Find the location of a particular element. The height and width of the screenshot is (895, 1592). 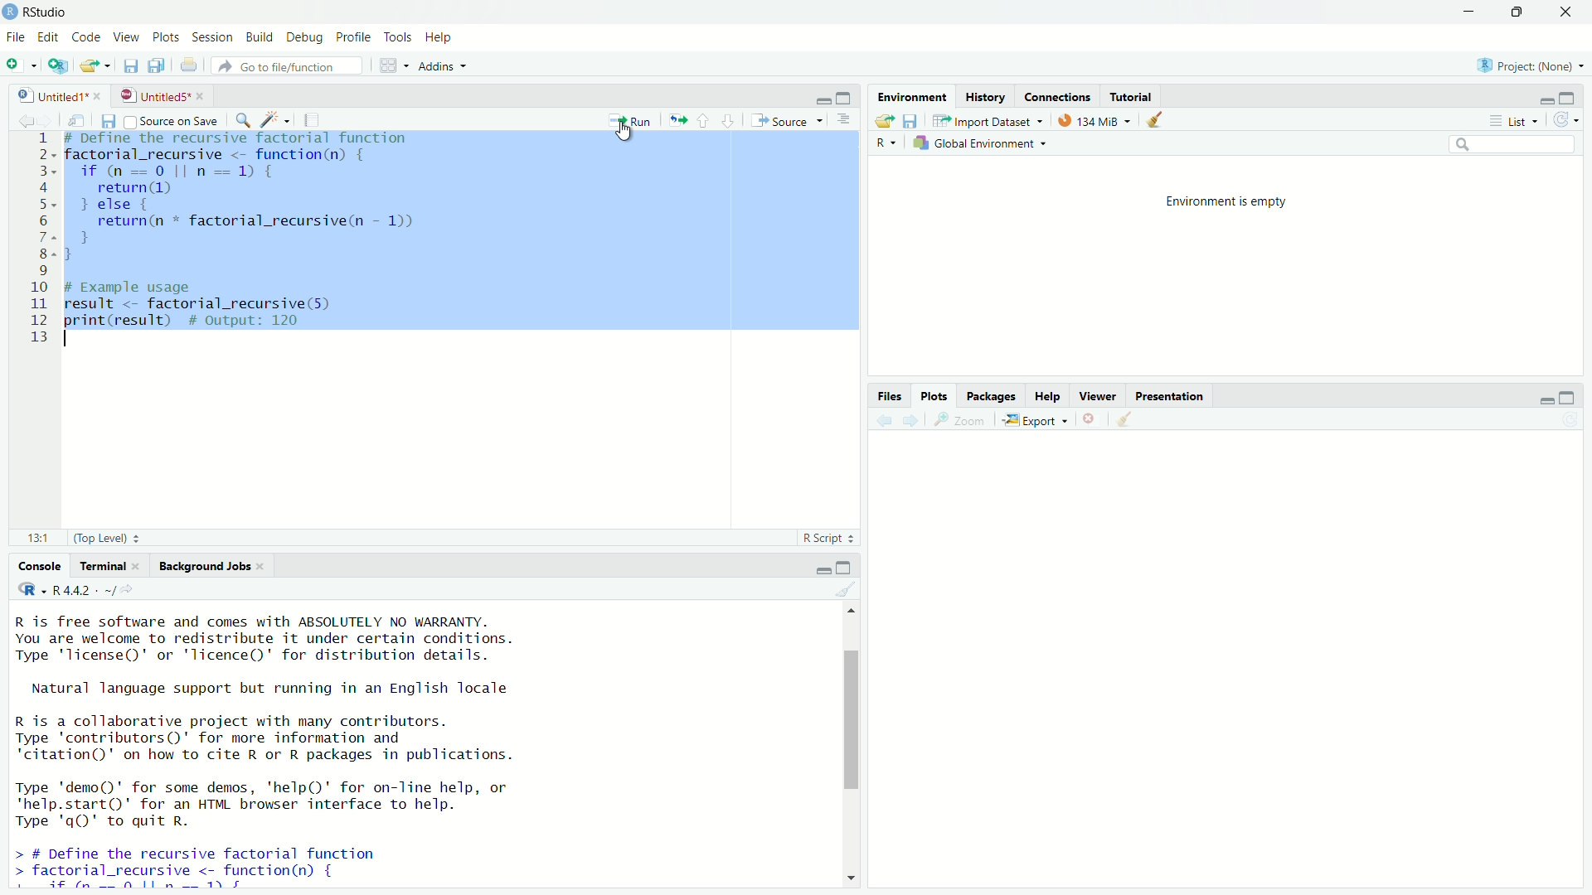

Addins is located at coordinates (450, 66).